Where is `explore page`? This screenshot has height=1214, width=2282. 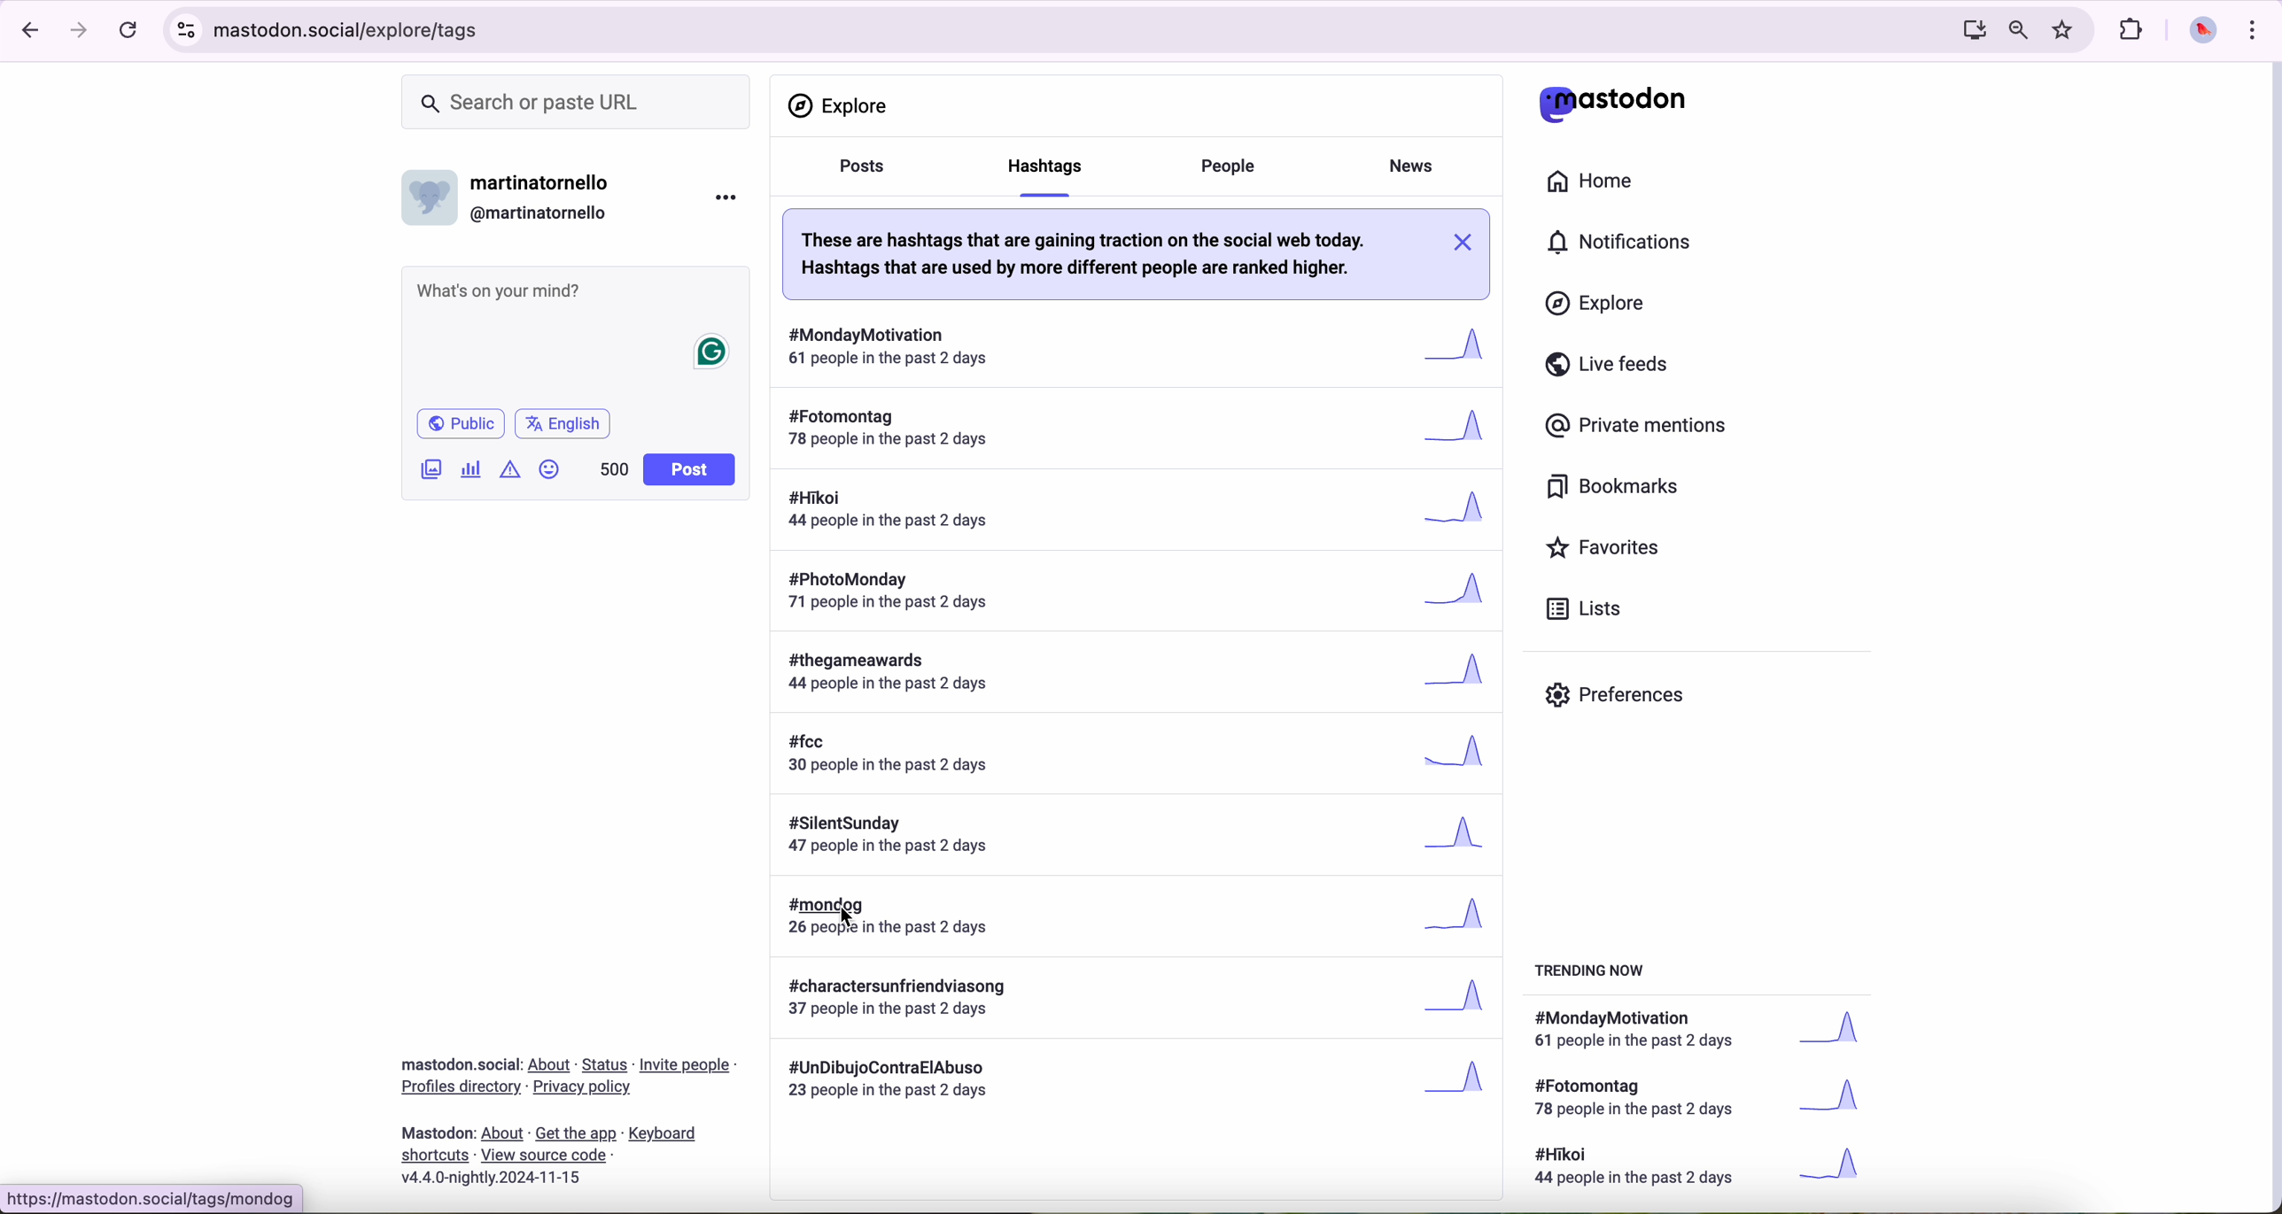
explore page is located at coordinates (842, 106).